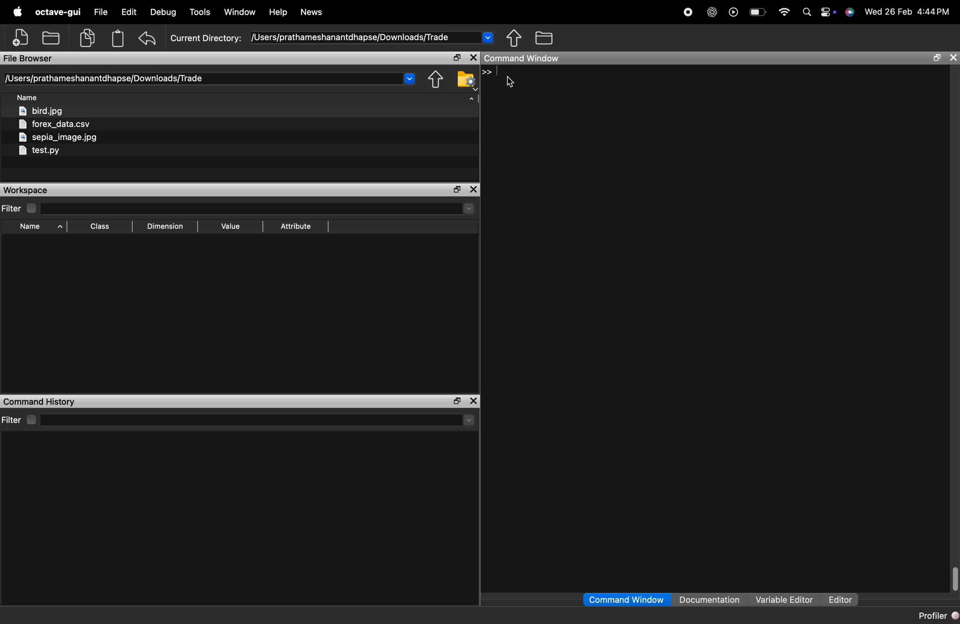 The image size is (960, 624). I want to click on chatgpt, so click(712, 13).